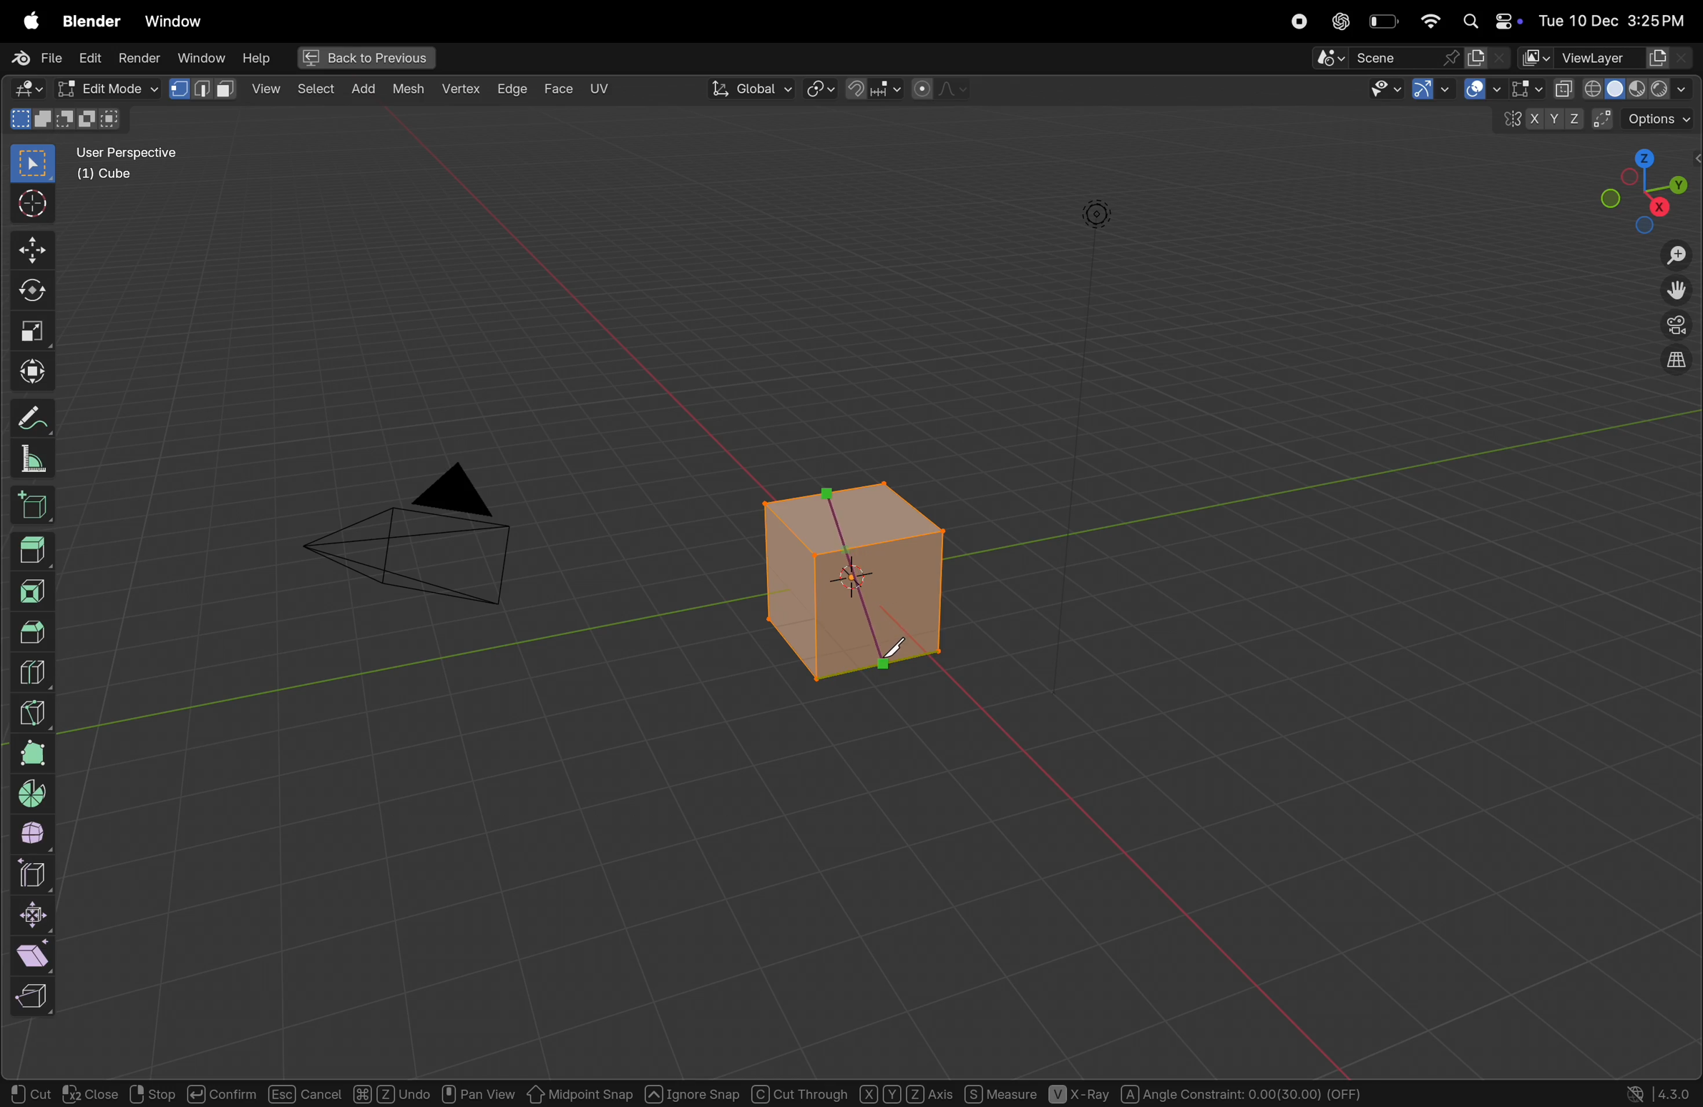 The width and height of the screenshot is (1703, 1107). Describe the element at coordinates (1672, 364) in the screenshot. I see `orthographic view` at that location.